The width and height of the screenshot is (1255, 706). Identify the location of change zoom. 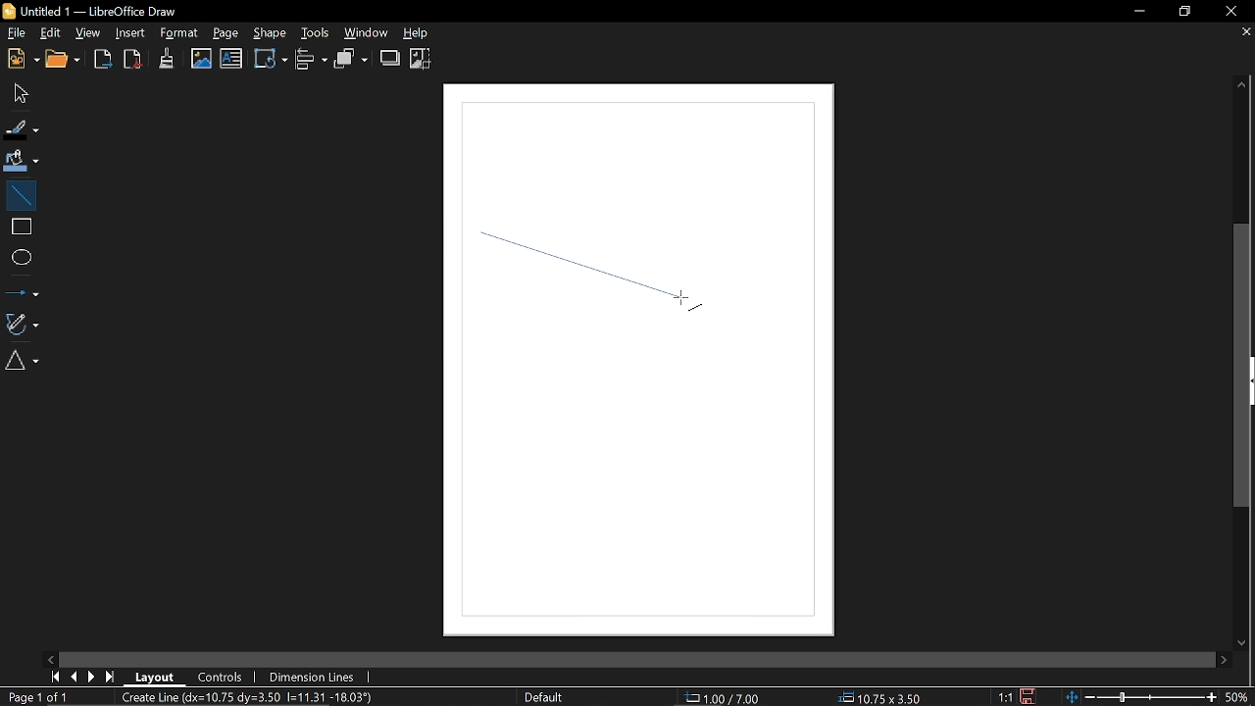
(1141, 697).